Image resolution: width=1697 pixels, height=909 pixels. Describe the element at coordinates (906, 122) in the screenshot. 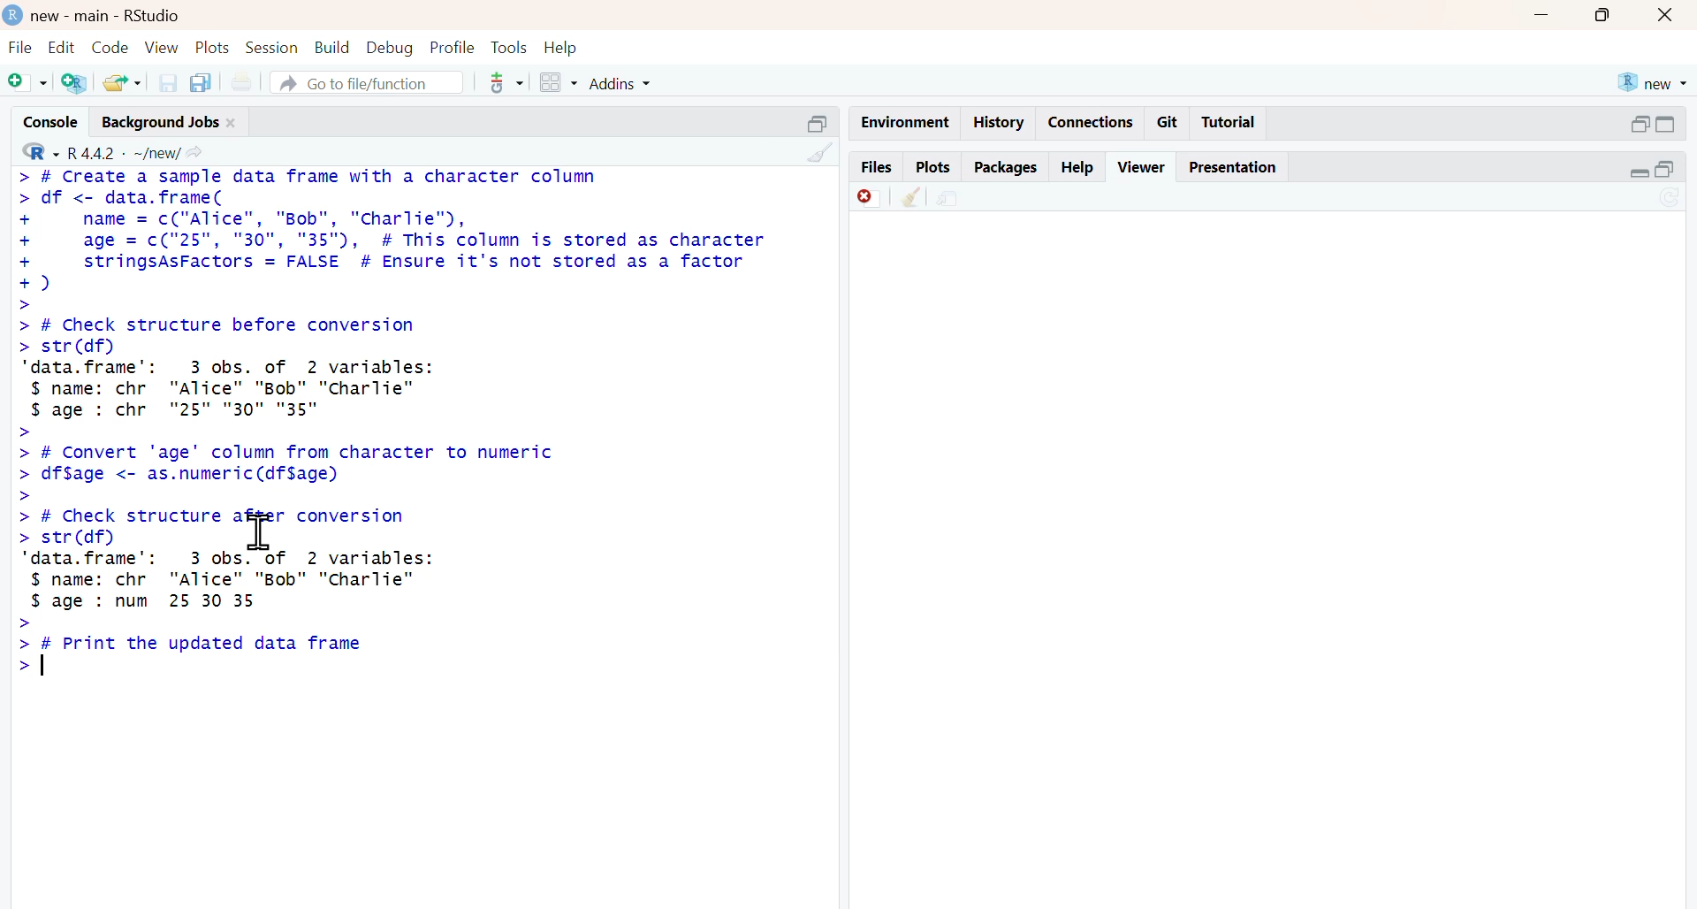

I see `Environment ` at that location.